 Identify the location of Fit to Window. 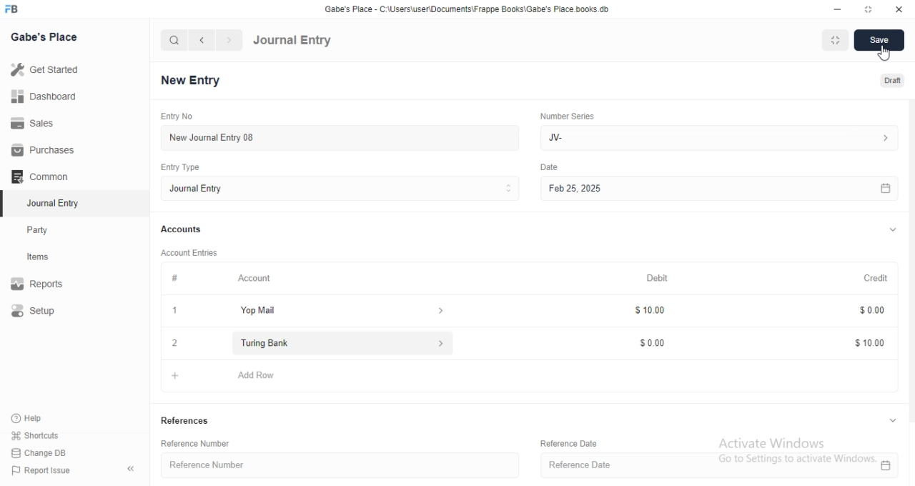
(836, 40).